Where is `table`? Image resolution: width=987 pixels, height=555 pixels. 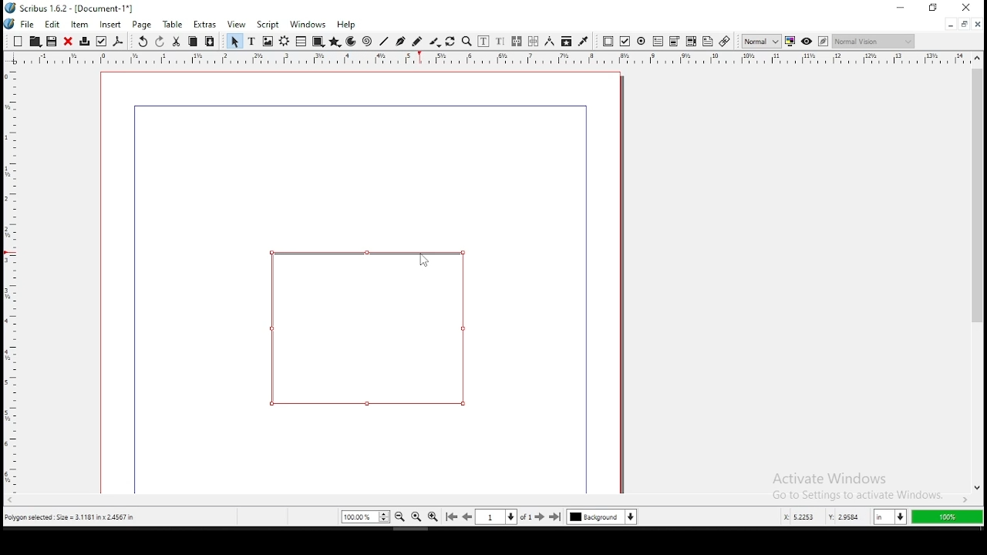
table is located at coordinates (173, 25).